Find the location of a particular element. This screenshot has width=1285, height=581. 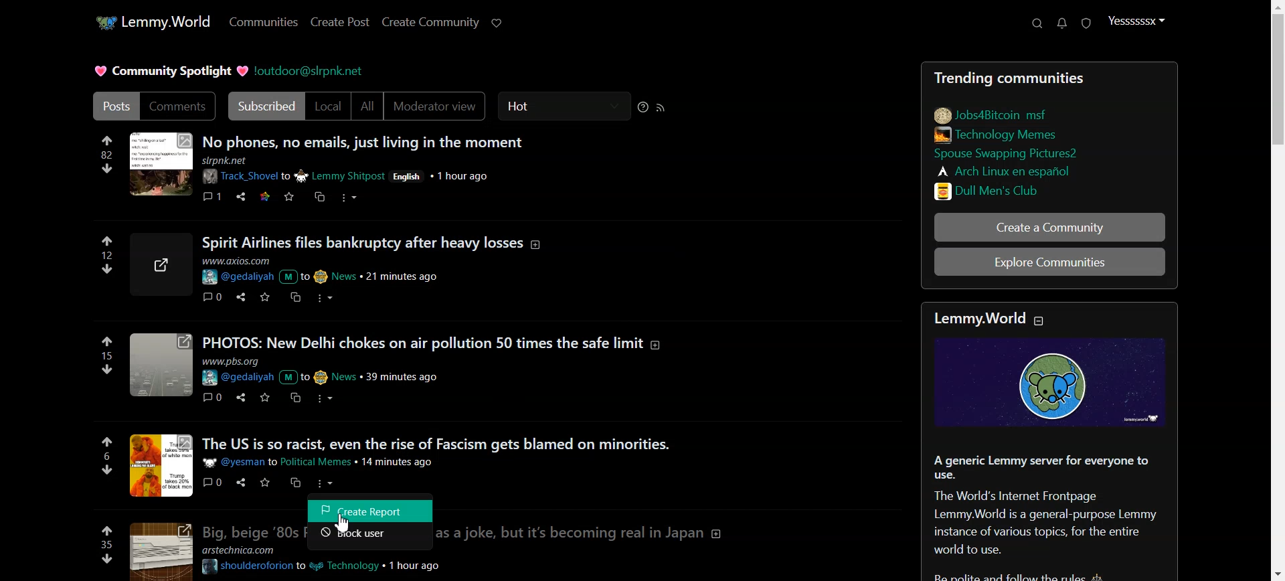

Unread Message is located at coordinates (1062, 23).